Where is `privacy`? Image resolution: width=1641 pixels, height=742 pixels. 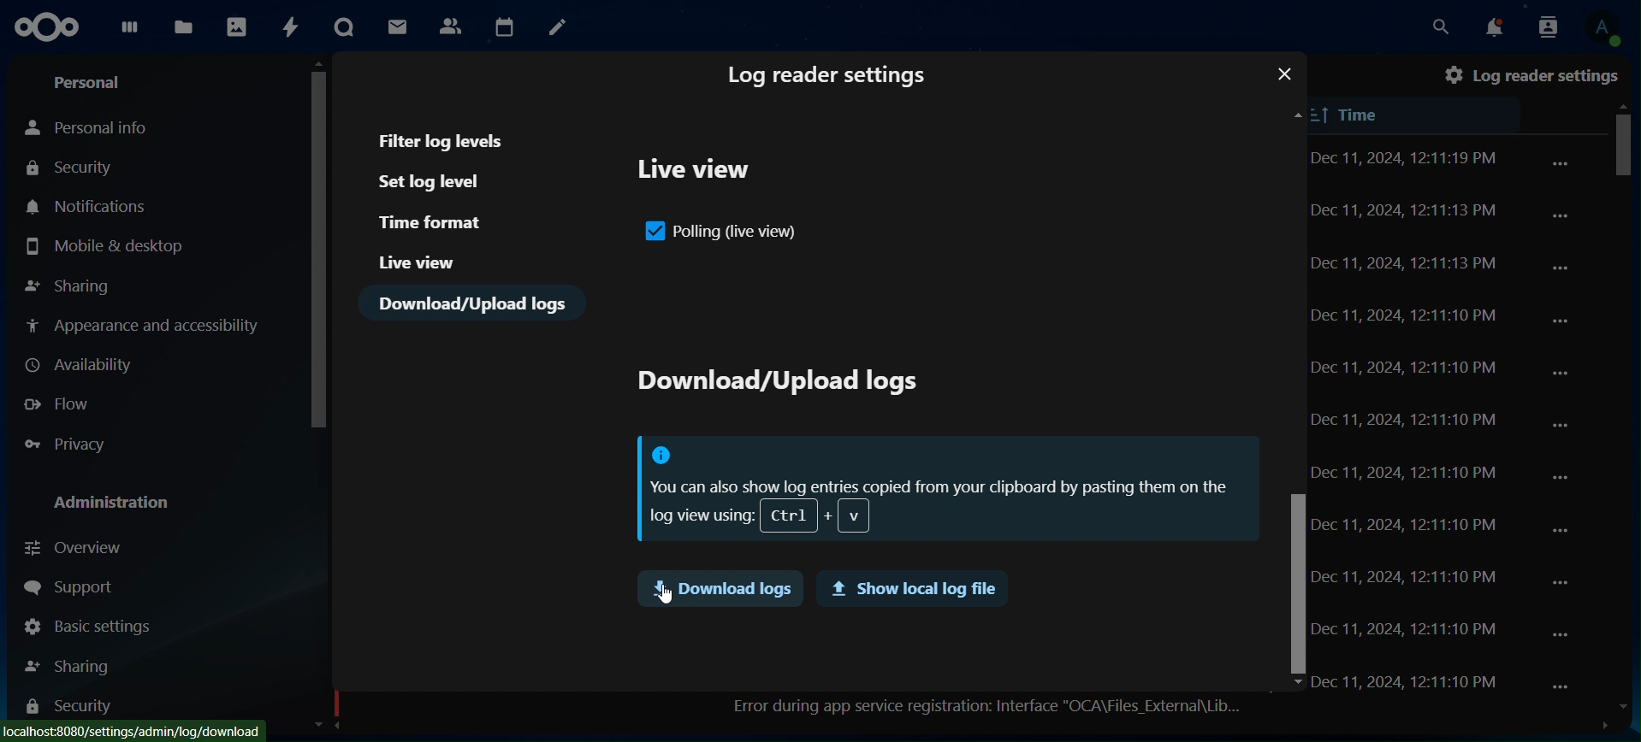
privacy is located at coordinates (73, 445).